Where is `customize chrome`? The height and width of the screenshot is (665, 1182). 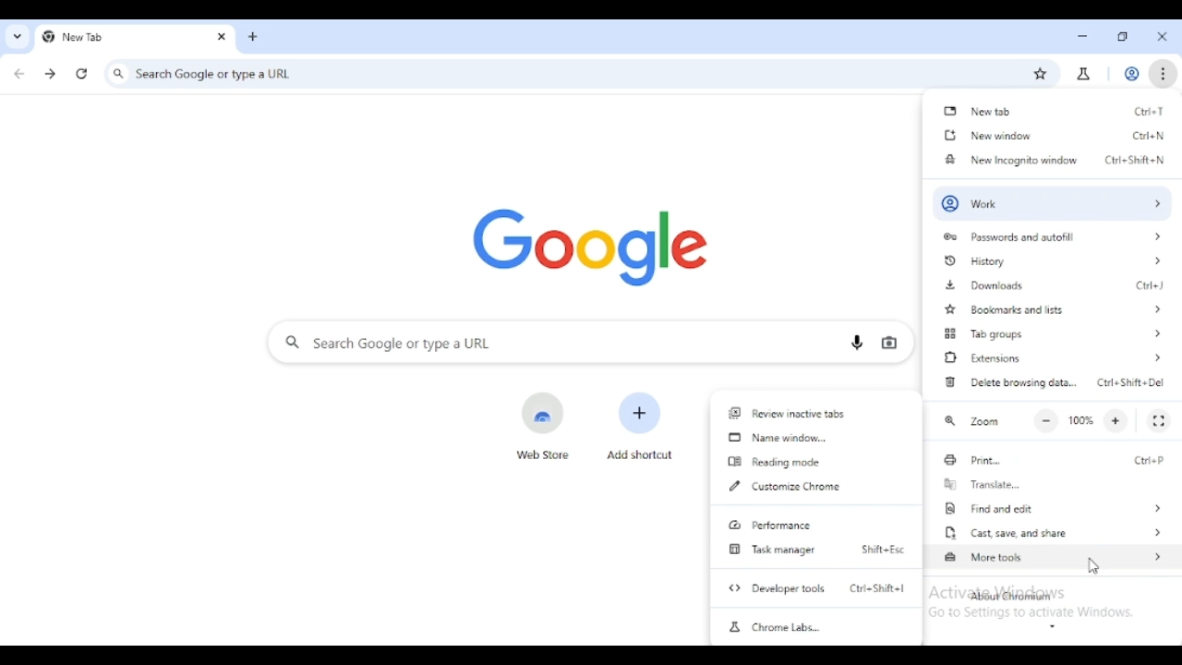
customize chrome is located at coordinates (781, 486).